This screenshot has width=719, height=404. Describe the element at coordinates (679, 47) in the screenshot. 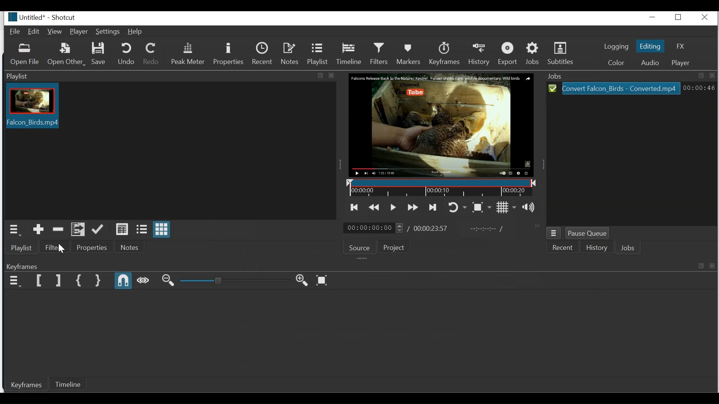

I see `FX` at that location.